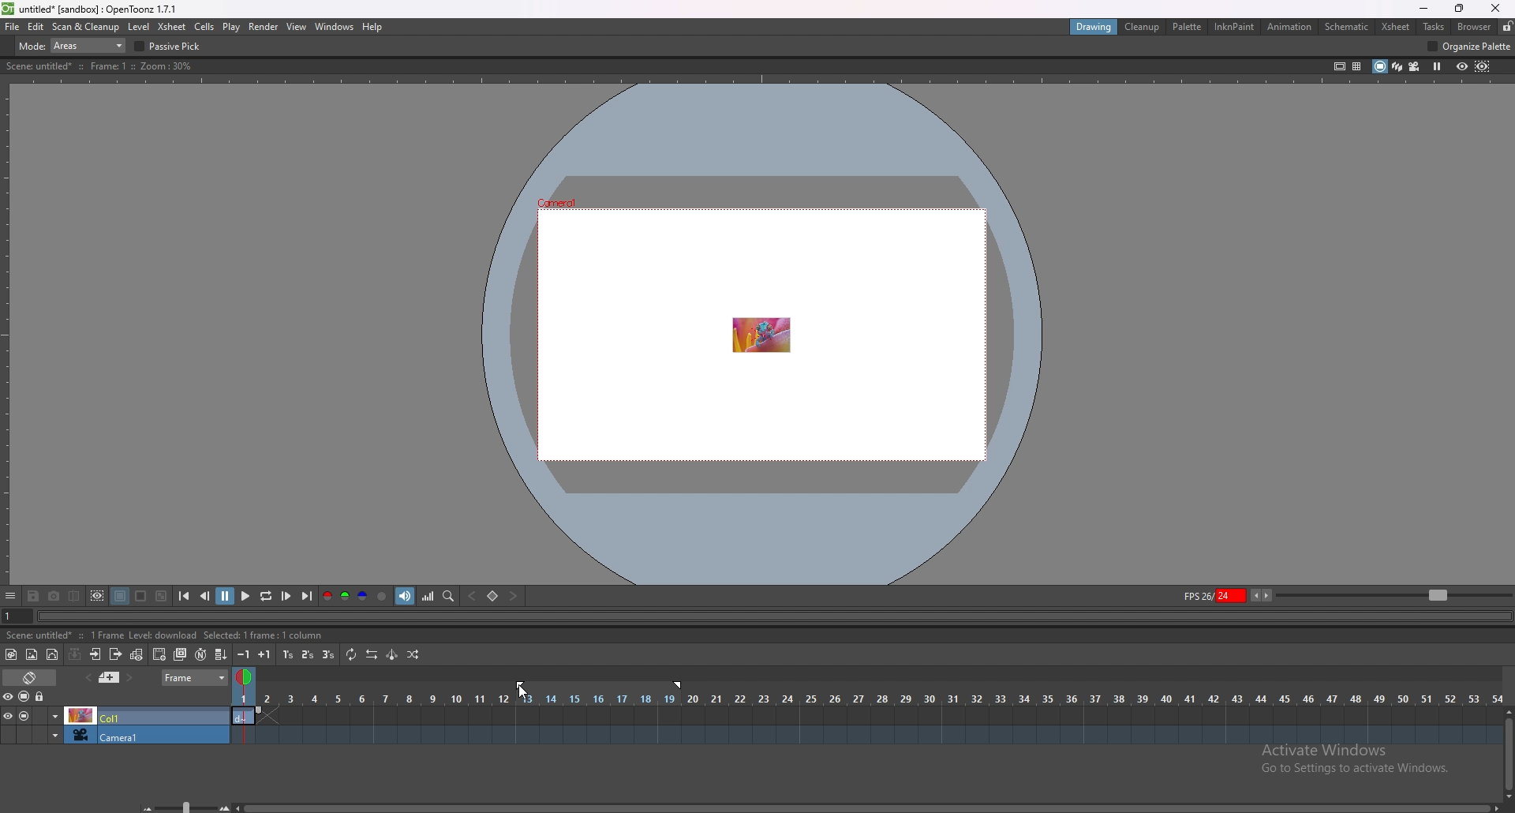  What do you see at coordinates (1507, 753) in the screenshot?
I see `scroll bar` at bounding box center [1507, 753].